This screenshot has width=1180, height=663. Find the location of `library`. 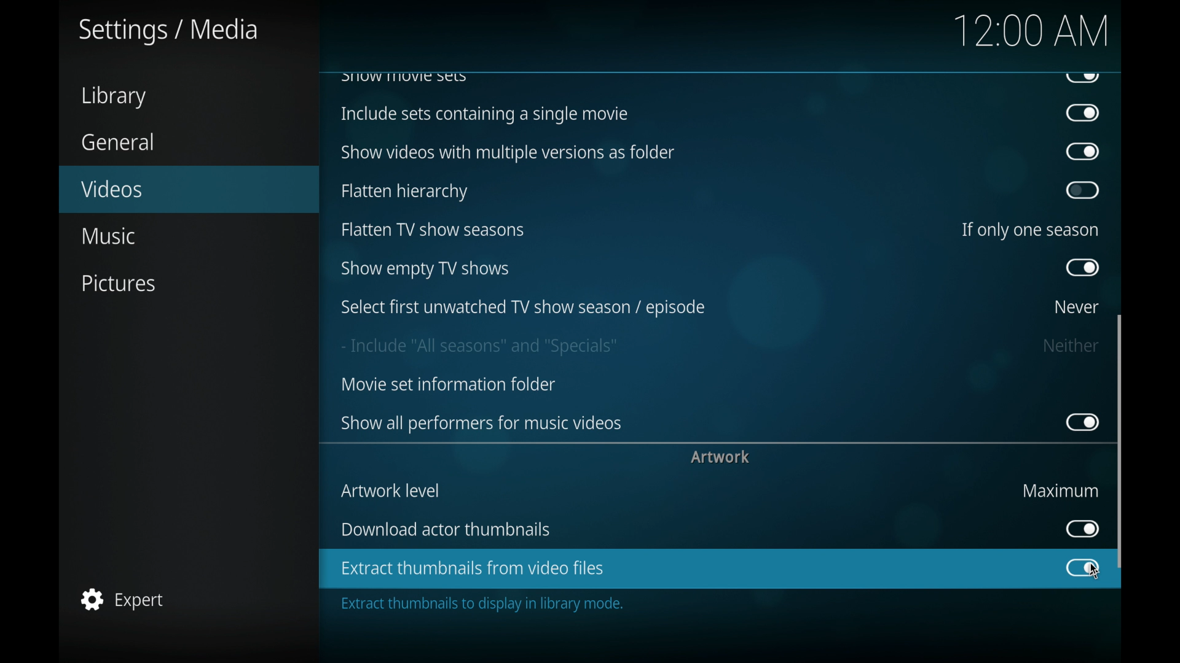

library is located at coordinates (113, 97).